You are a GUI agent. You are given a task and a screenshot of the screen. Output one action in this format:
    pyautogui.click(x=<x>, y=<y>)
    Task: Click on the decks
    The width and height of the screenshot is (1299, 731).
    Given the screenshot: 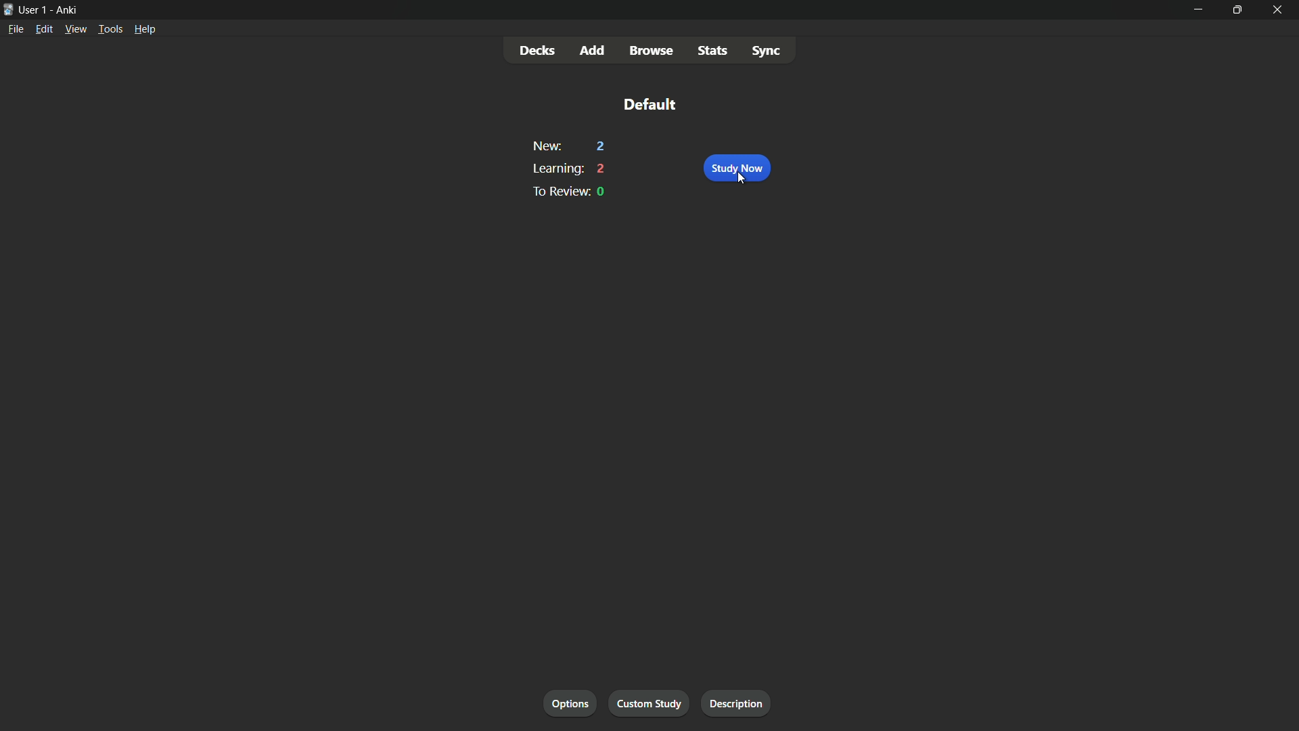 What is the action you would take?
    pyautogui.click(x=539, y=49)
    